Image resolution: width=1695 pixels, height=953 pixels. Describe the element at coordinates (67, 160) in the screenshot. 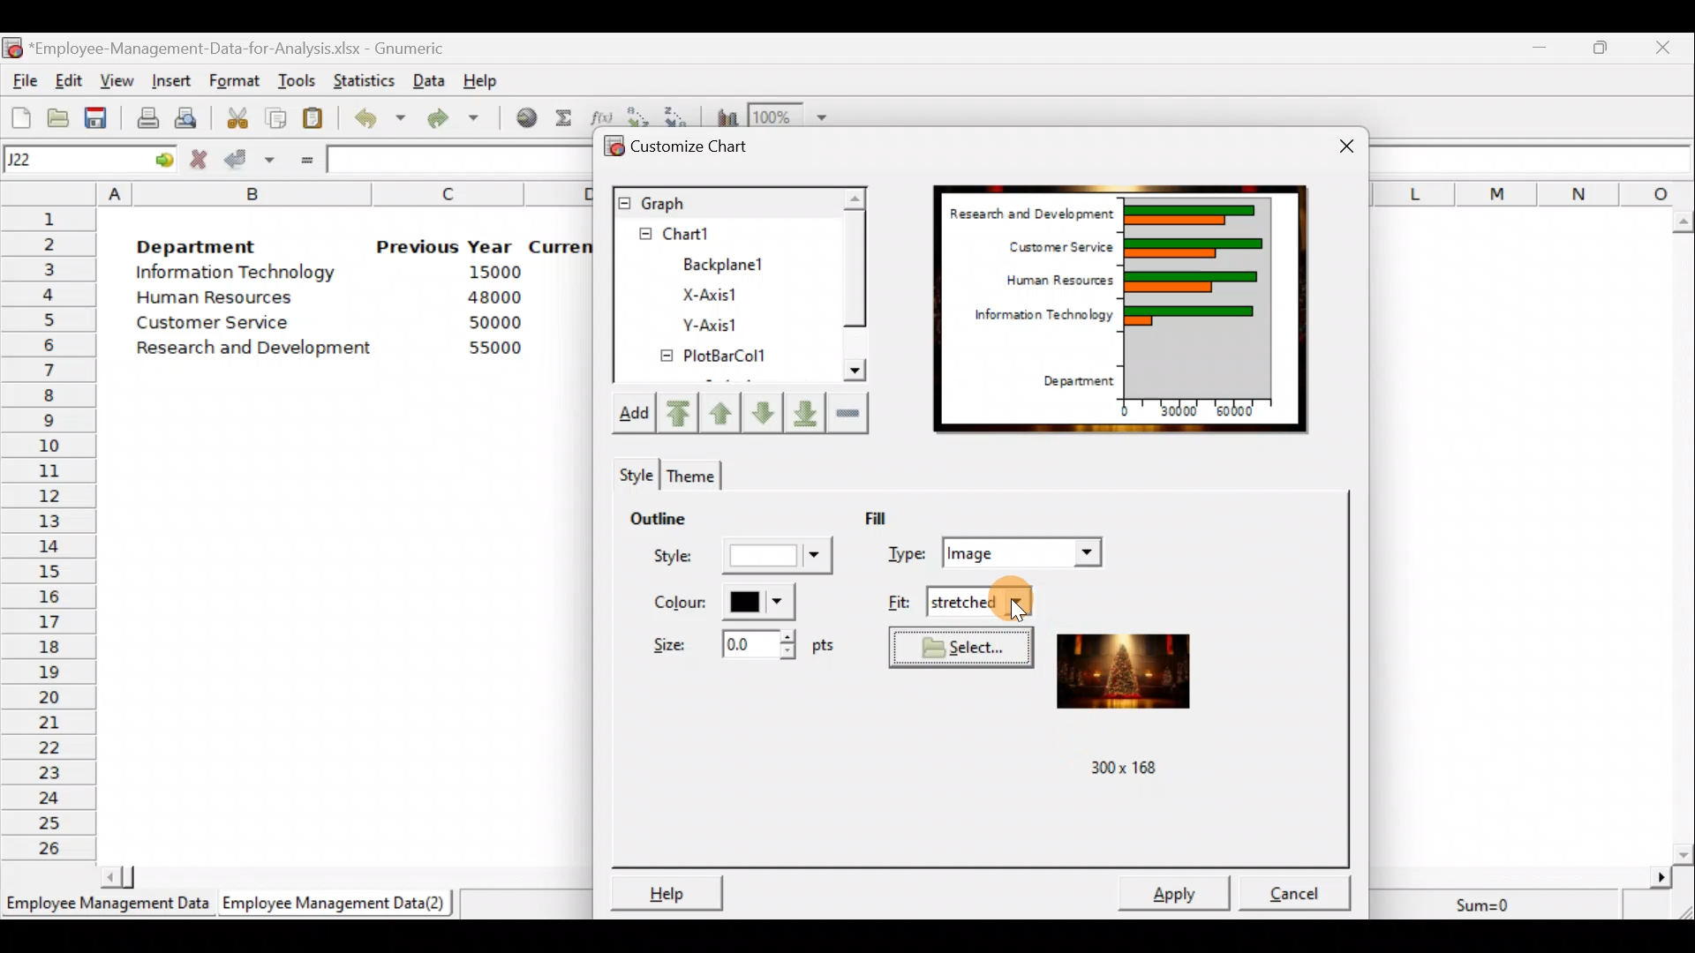

I see `Cell name J22` at that location.